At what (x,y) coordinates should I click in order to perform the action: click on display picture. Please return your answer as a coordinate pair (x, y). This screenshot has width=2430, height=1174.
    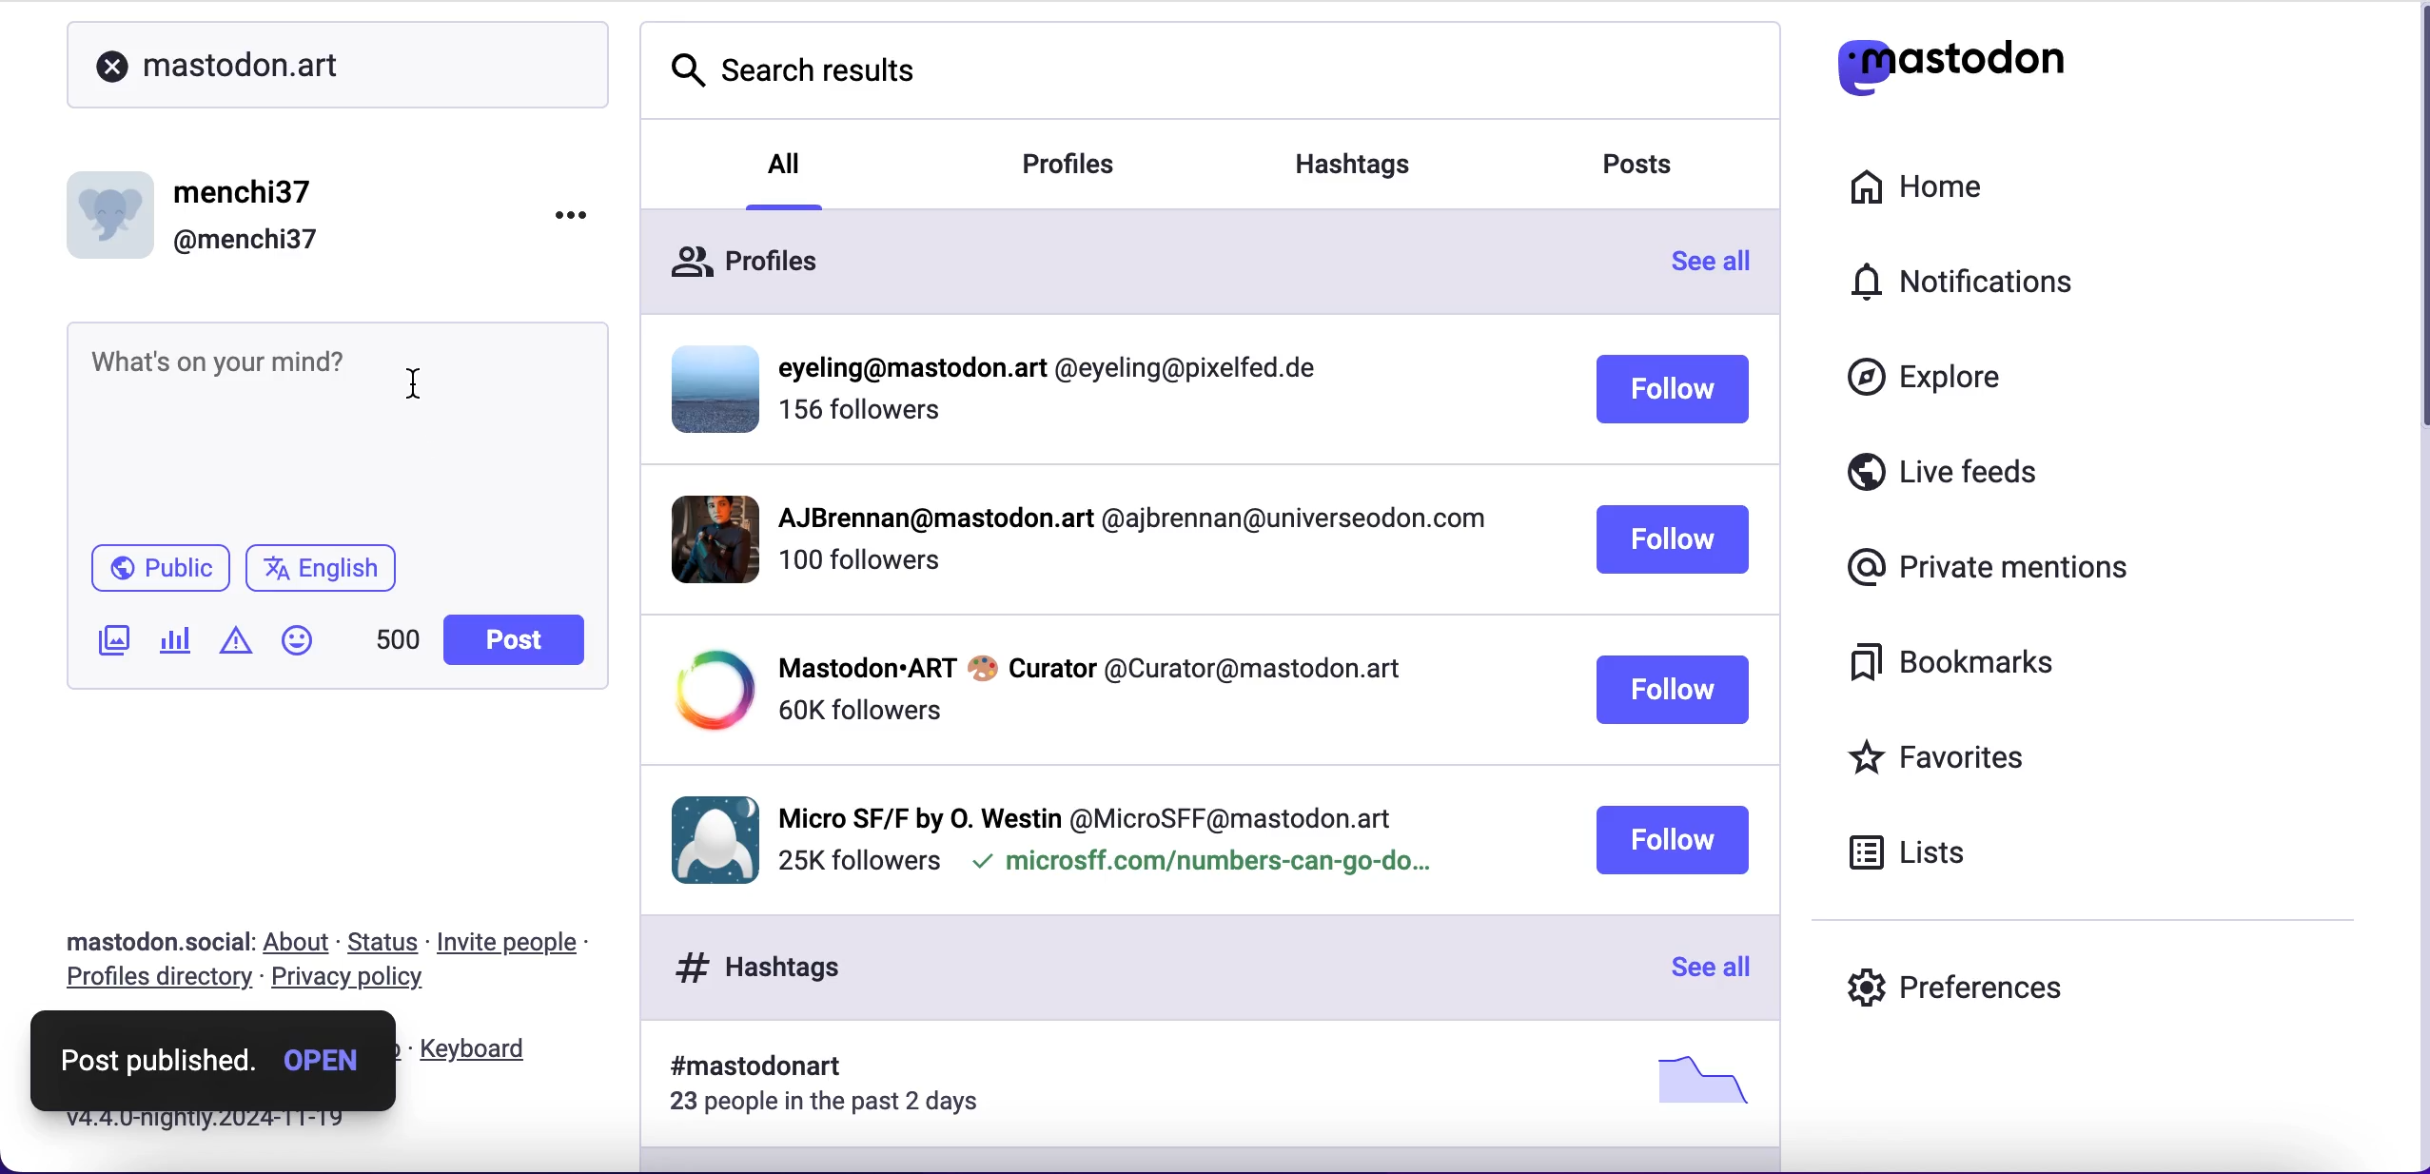
    Looking at the image, I should click on (707, 691).